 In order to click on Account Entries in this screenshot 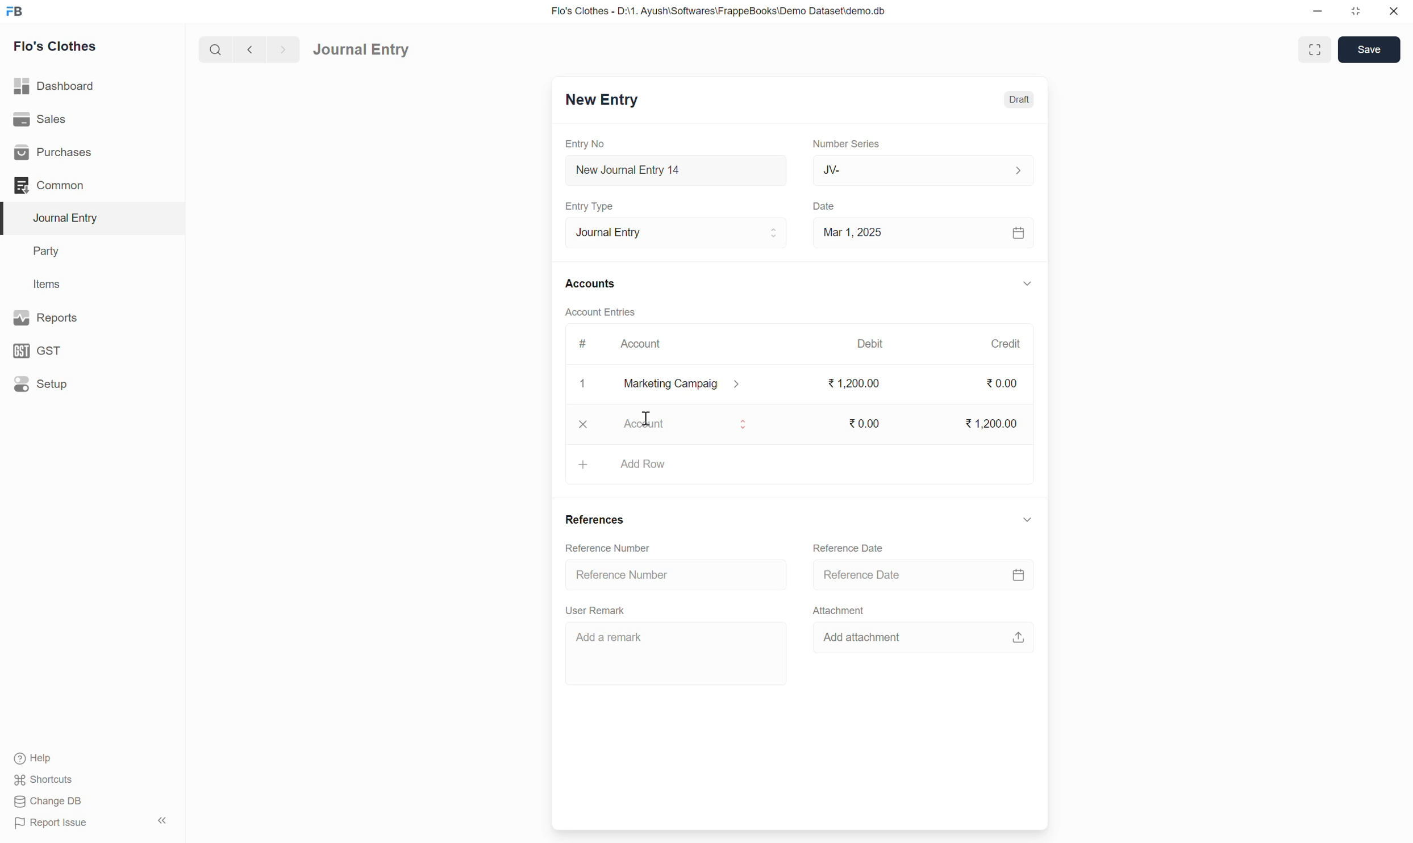, I will do `click(601, 311)`.